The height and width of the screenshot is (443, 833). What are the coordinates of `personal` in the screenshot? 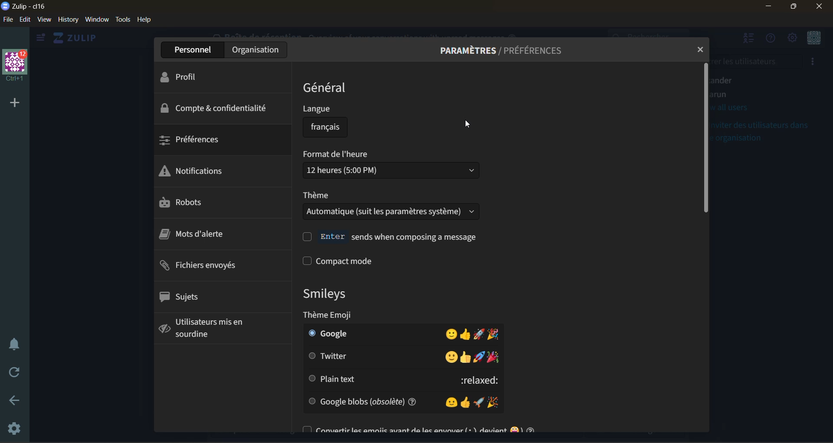 It's located at (194, 49).